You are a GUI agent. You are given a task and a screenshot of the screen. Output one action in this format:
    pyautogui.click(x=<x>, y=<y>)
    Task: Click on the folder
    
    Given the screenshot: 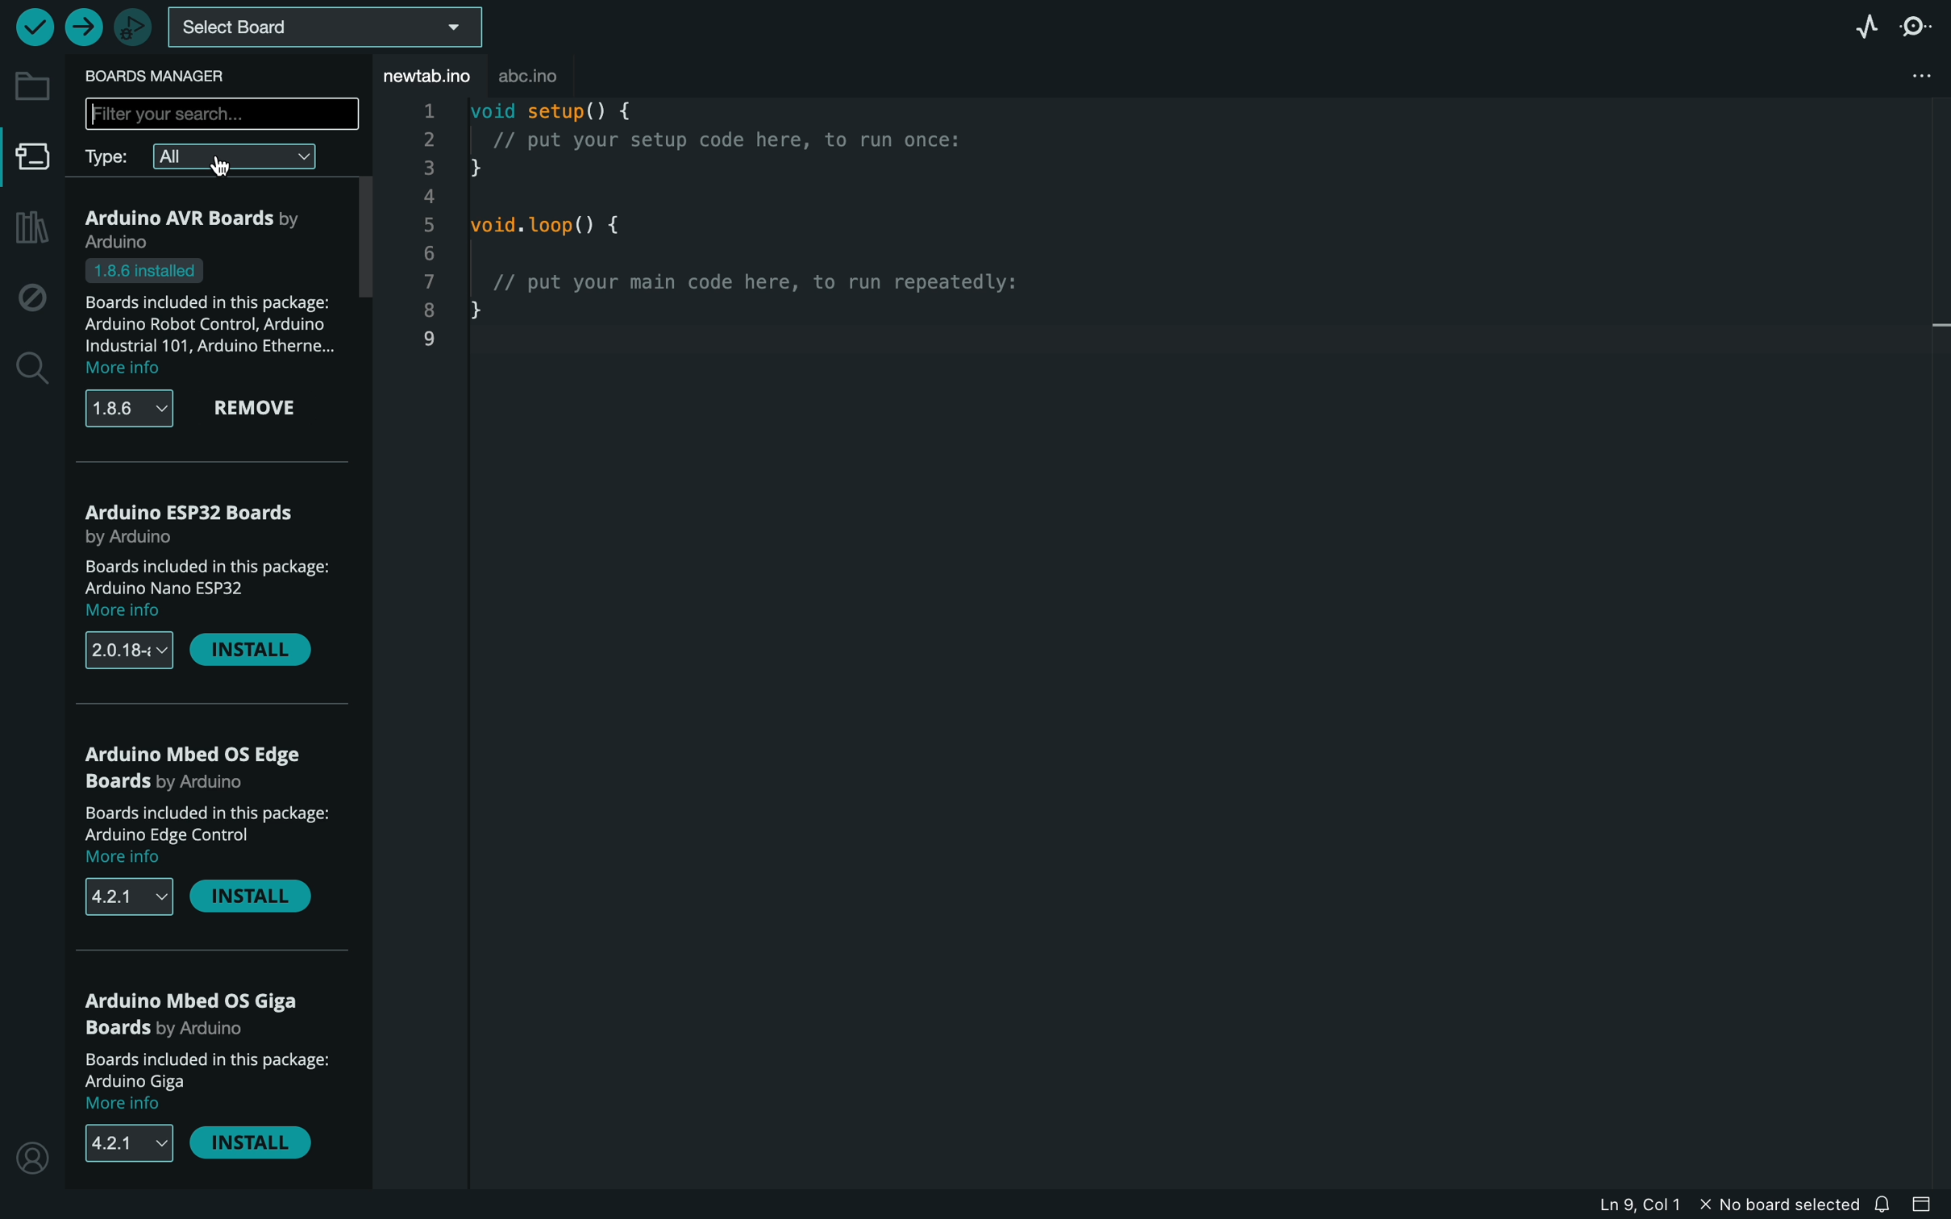 What is the action you would take?
    pyautogui.click(x=30, y=88)
    